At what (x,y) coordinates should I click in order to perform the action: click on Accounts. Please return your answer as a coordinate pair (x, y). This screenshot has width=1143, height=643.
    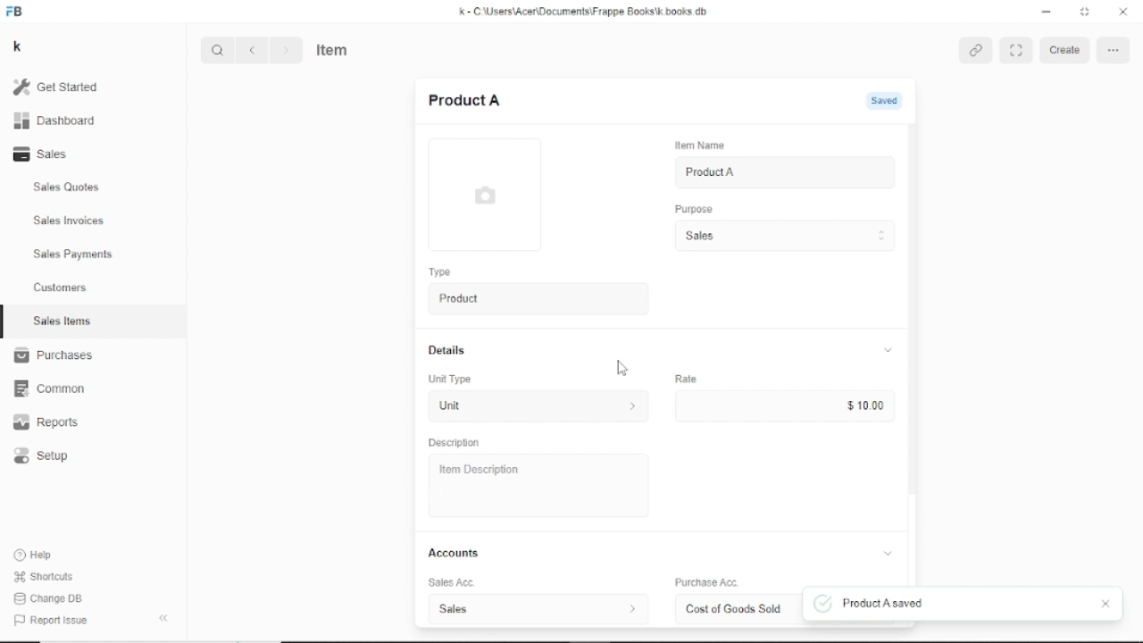
    Looking at the image, I should click on (663, 553).